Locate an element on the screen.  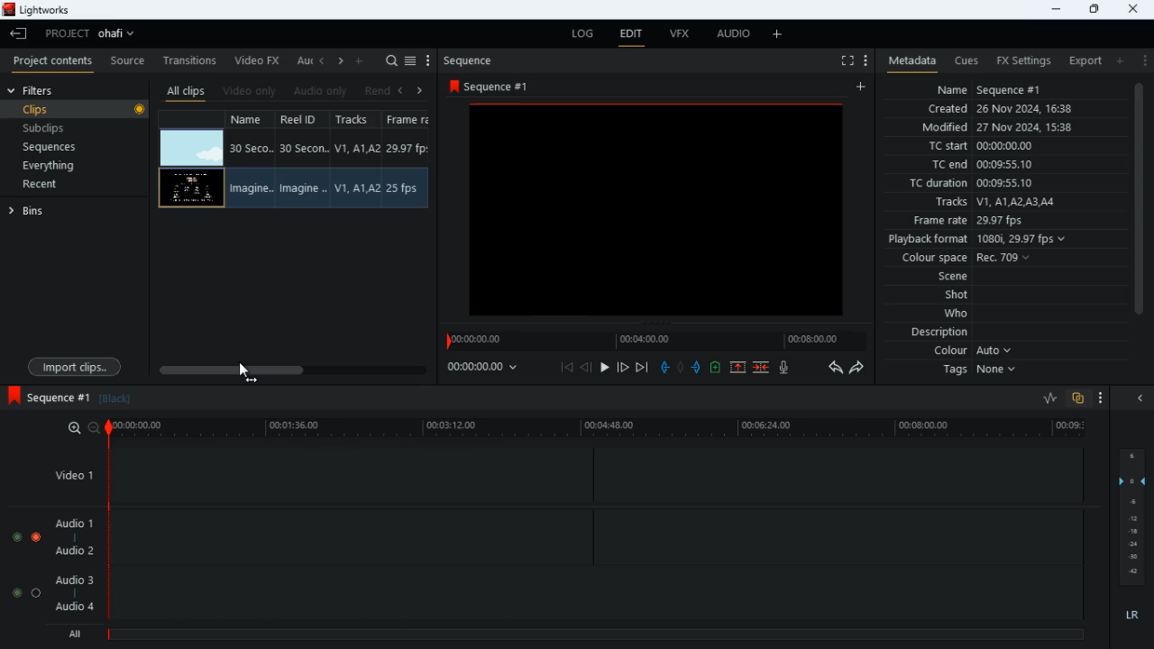
name is located at coordinates (989, 89).